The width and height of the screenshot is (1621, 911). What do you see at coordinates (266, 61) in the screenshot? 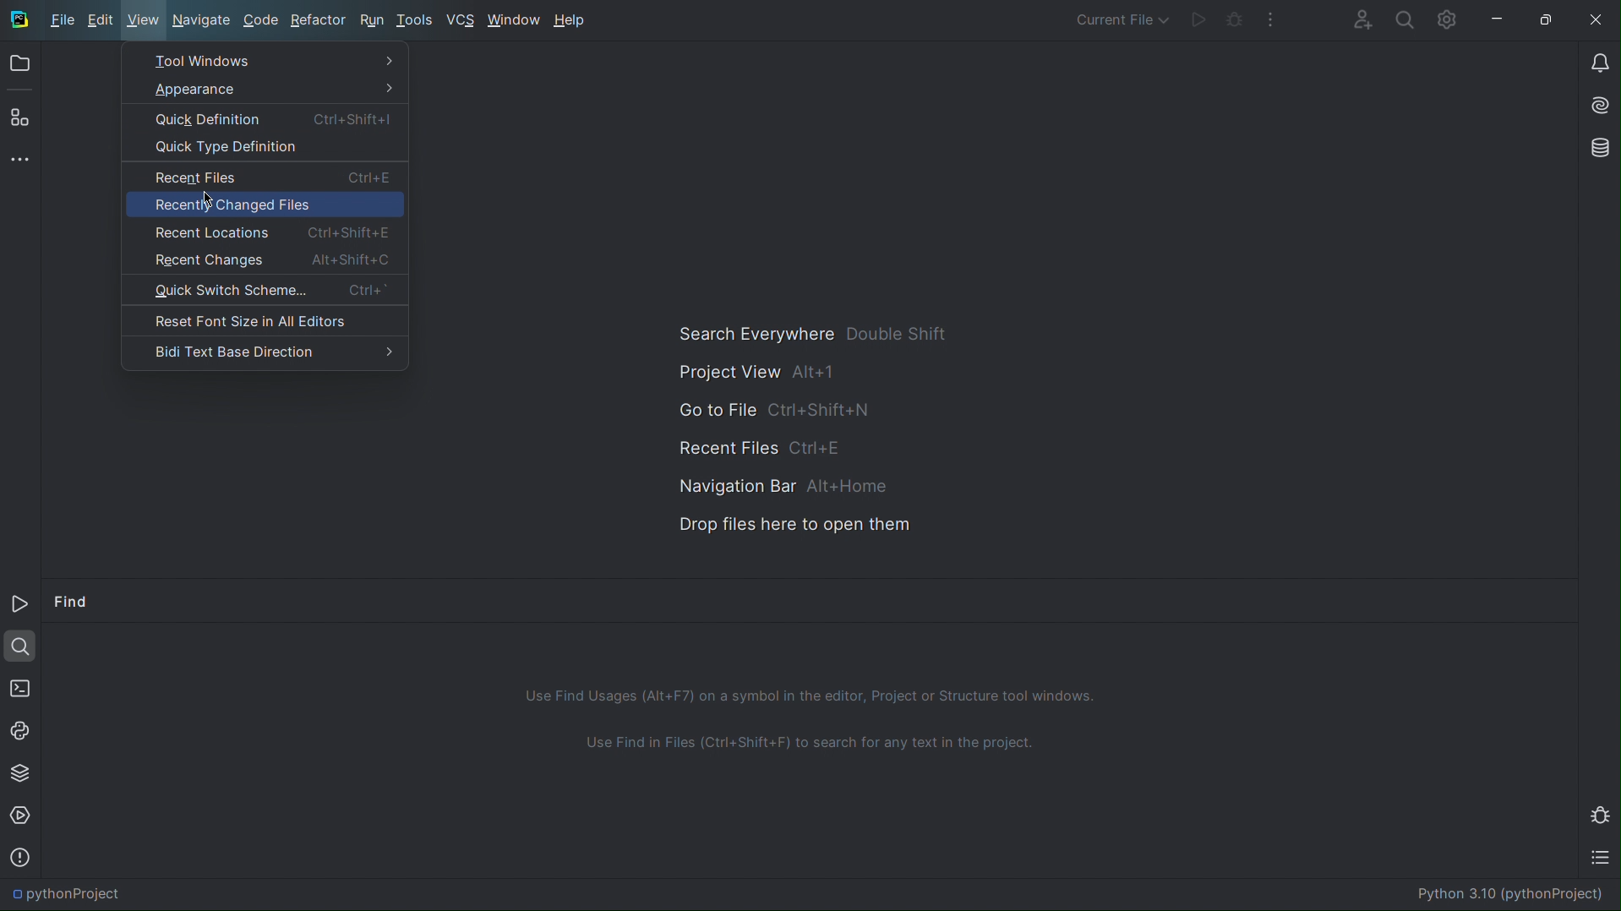
I see `Tool Windows` at bounding box center [266, 61].